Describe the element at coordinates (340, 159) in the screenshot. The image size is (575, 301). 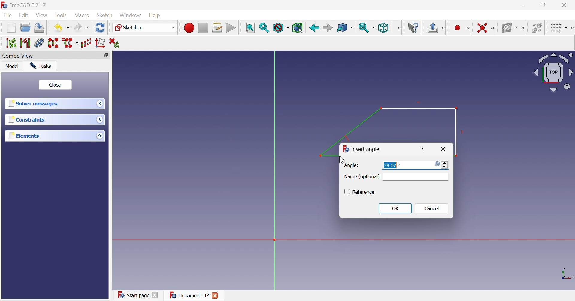
I see `Cursor` at that location.